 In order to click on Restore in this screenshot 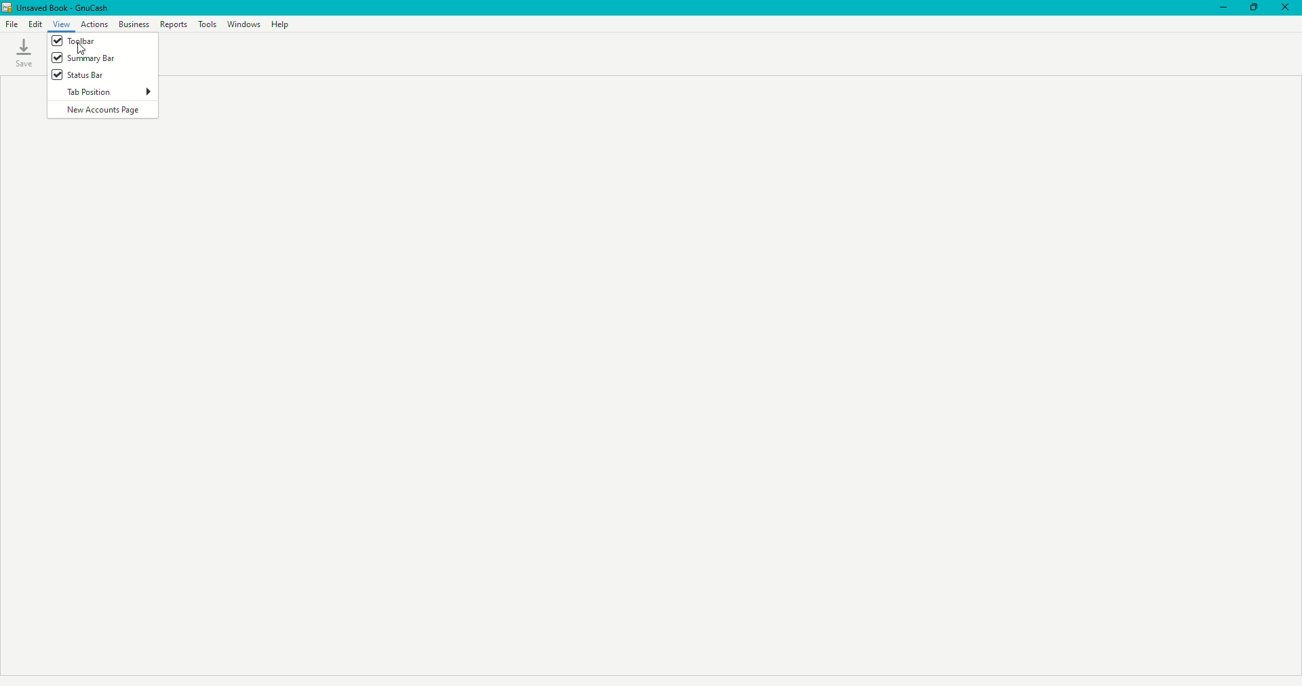, I will do `click(1255, 7)`.